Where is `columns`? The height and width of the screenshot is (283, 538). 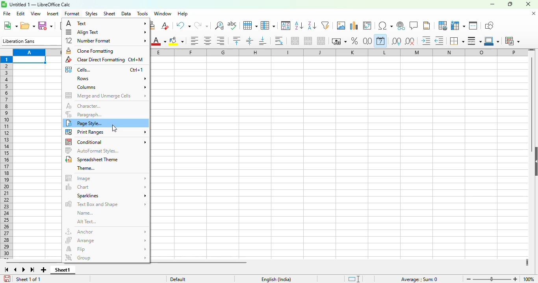
columns is located at coordinates (340, 53).